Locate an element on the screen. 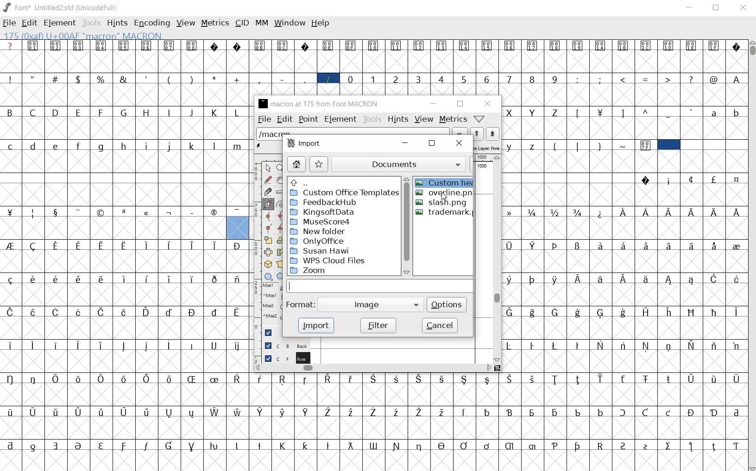 This screenshot has width=756, height=471. Symbol is located at coordinates (80, 312).